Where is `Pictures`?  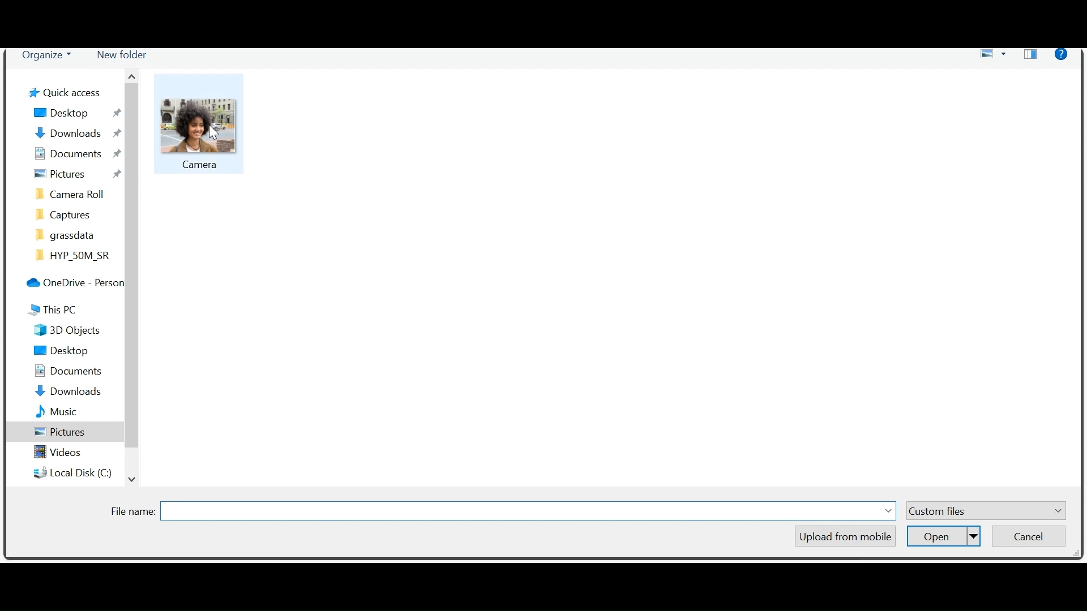
Pictures is located at coordinates (61, 431).